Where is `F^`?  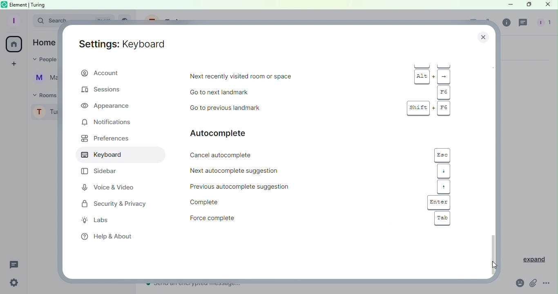
F^ is located at coordinates (444, 92).